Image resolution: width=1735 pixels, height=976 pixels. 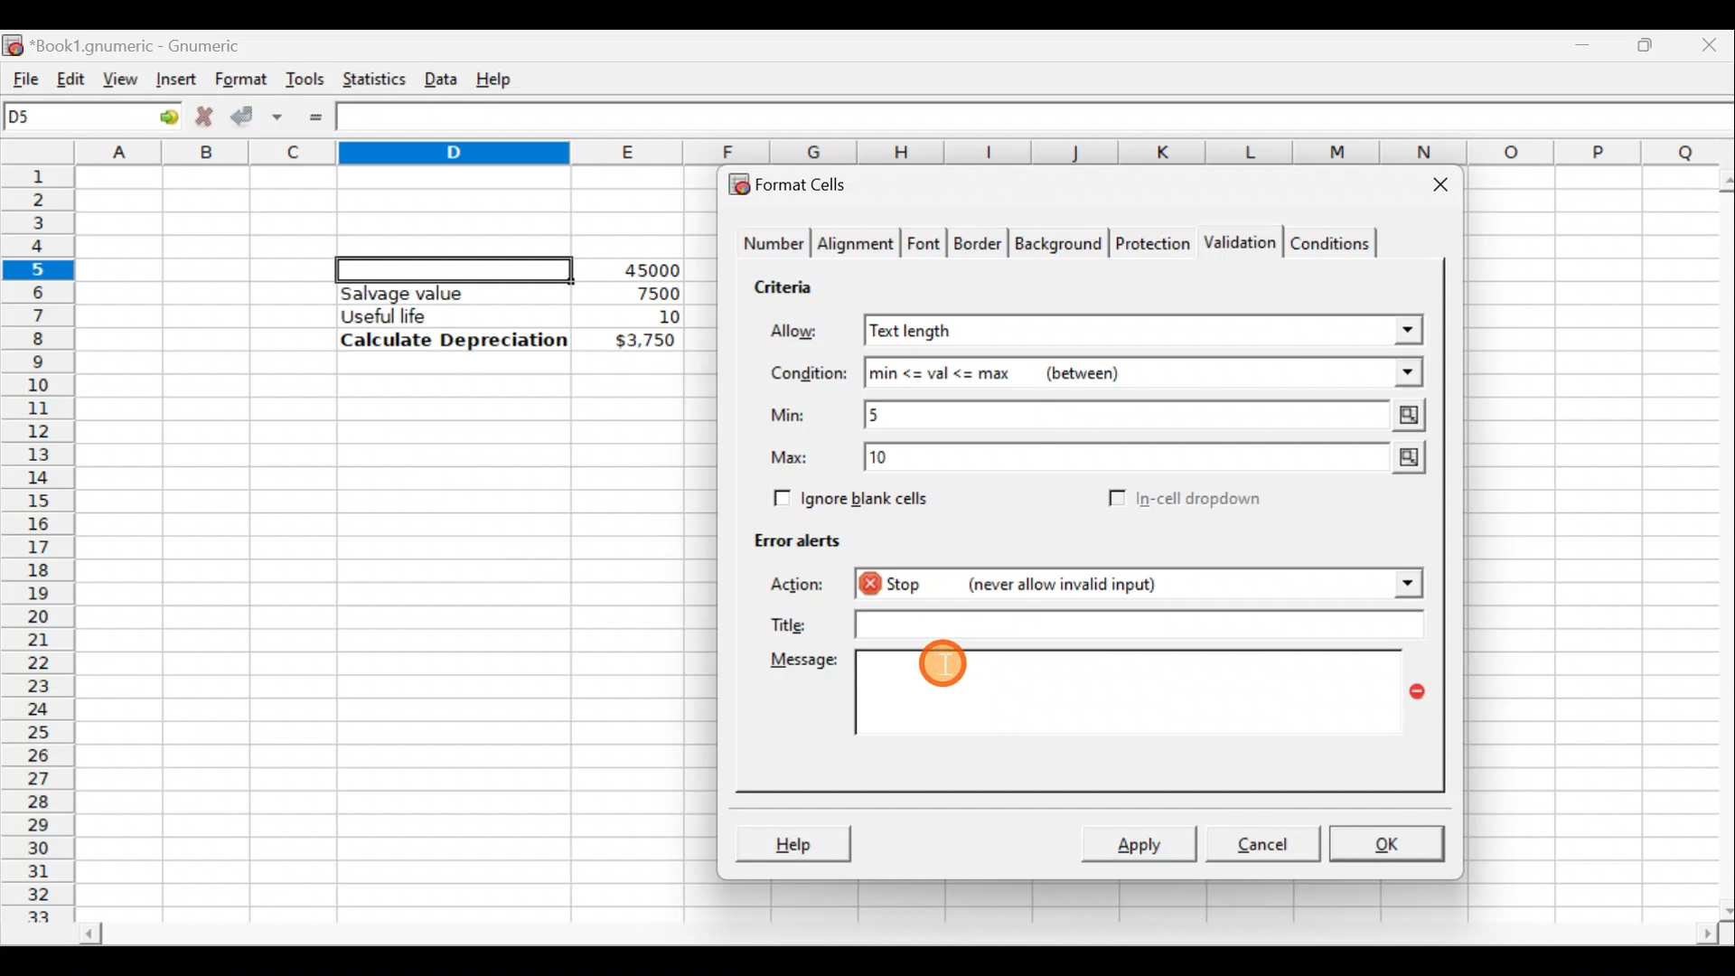 What do you see at coordinates (1101, 587) in the screenshot?
I see `Stop (never allow invalid input) action selected` at bounding box center [1101, 587].